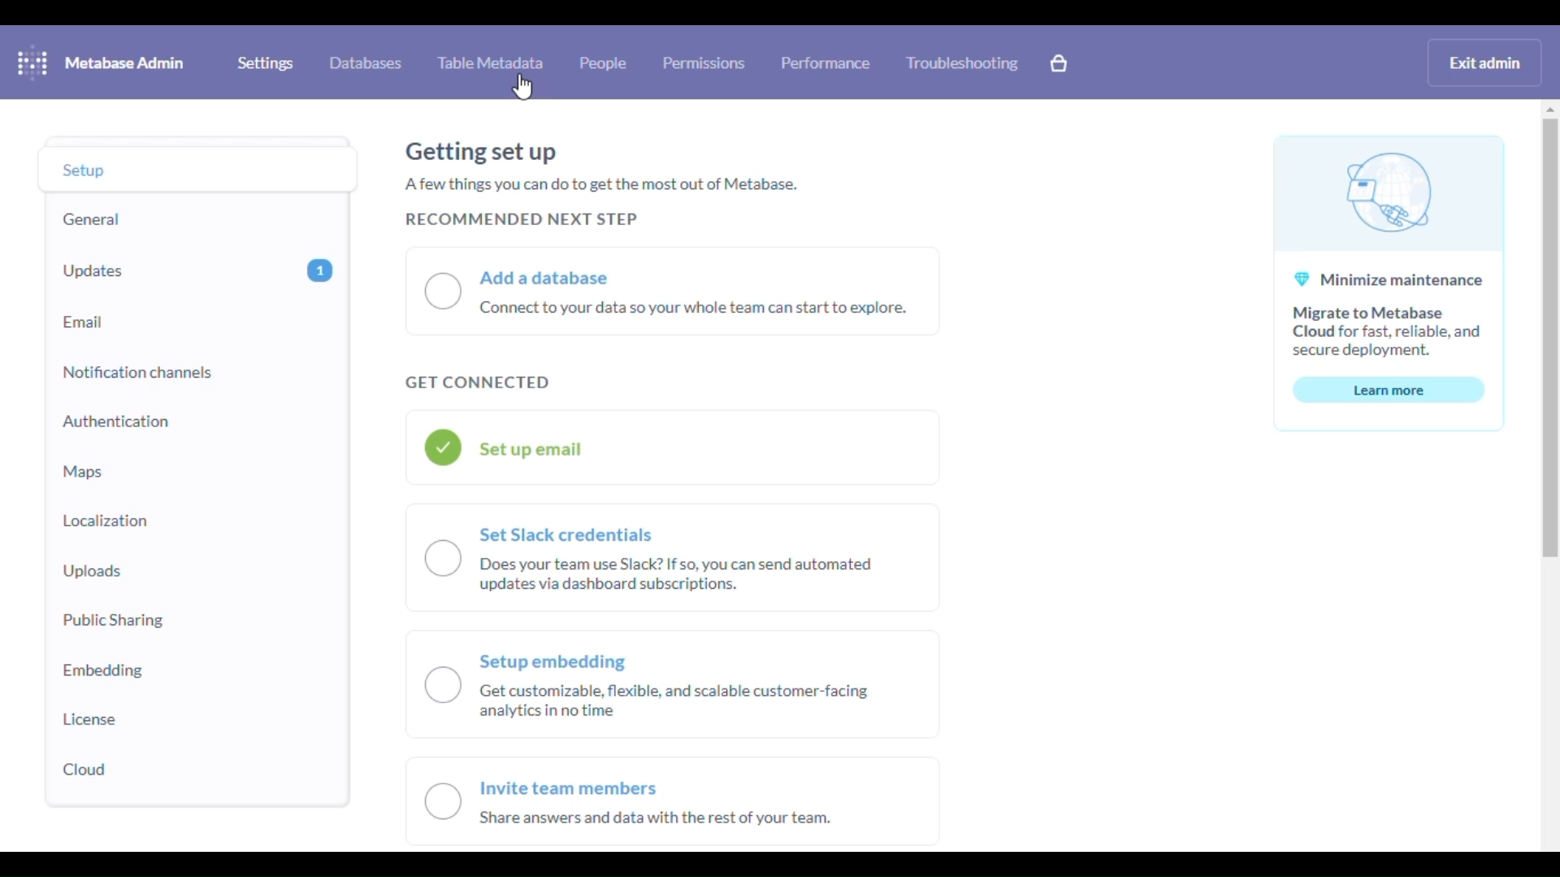  What do you see at coordinates (491, 62) in the screenshot?
I see `table metadata` at bounding box center [491, 62].